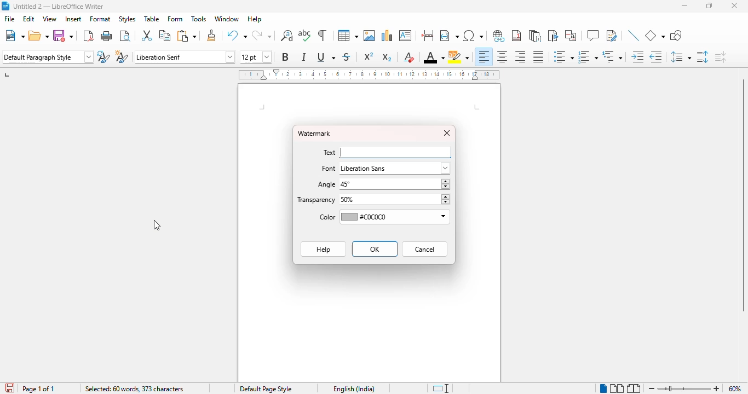 The image size is (748, 394). I want to click on print, so click(107, 36).